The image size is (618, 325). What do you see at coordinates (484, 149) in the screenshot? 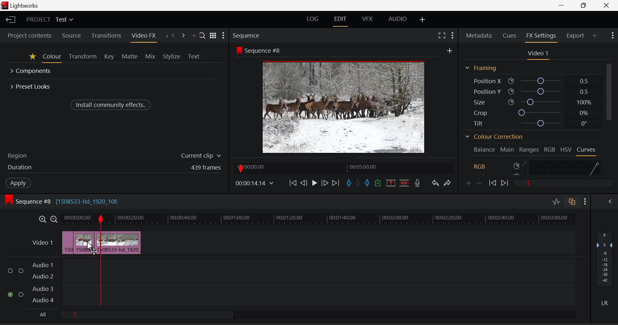
I see `Balance` at bounding box center [484, 149].